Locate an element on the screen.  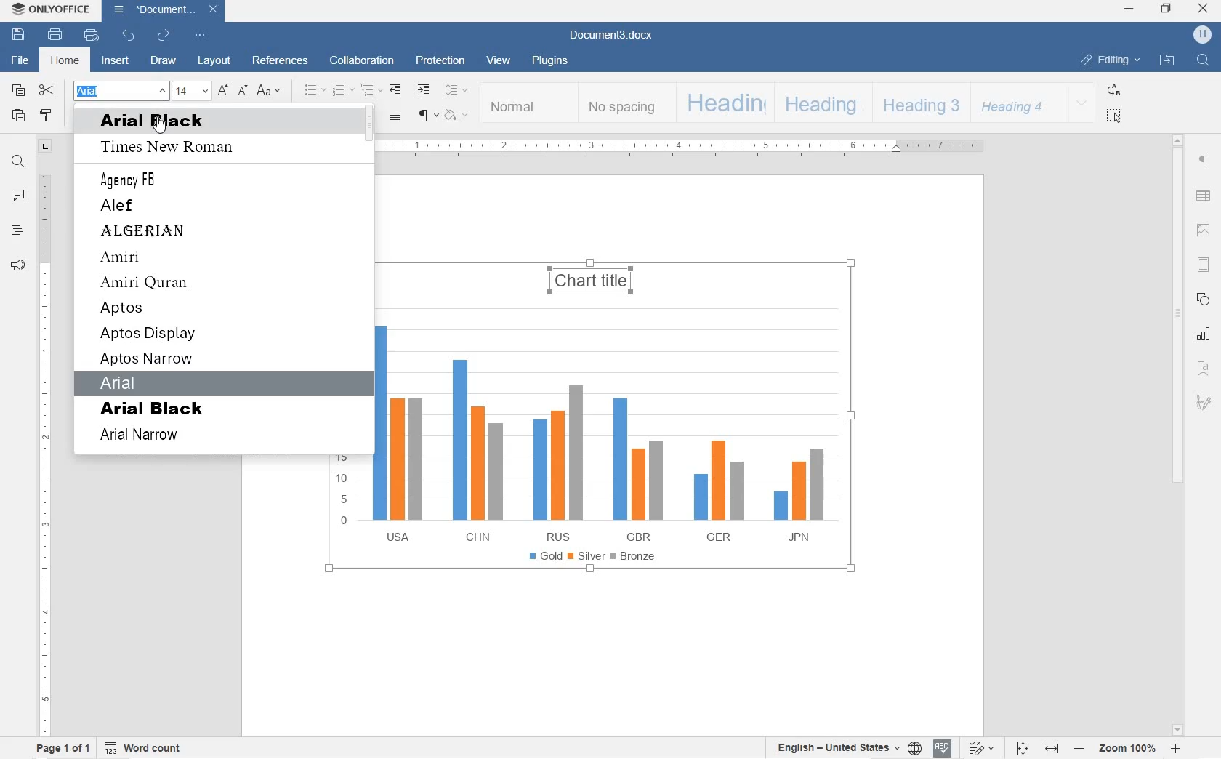
BULLET is located at coordinates (315, 91).